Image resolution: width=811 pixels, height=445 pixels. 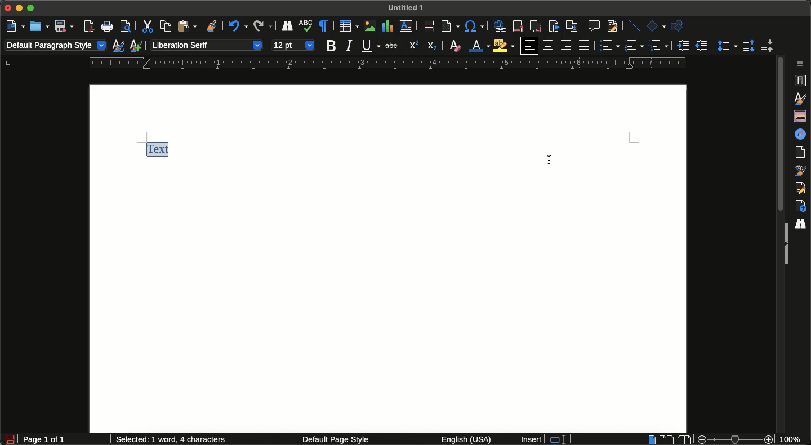 What do you see at coordinates (15, 25) in the screenshot?
I see `New` at bounding box center [15, 25].